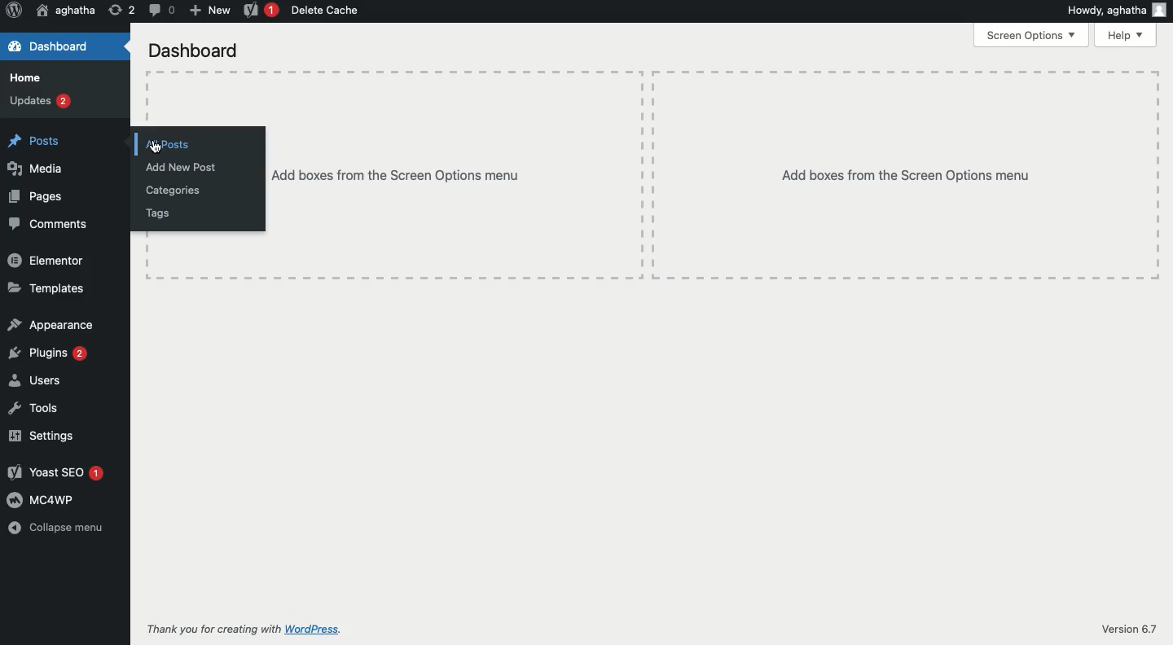  Describe the element at coordinates (58, 527) in the screenshot. I see `Collapse menu` at that location.